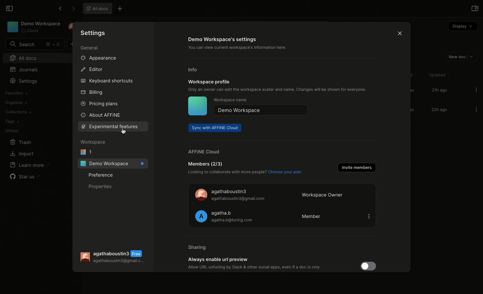 The width and height of the screenshot is (483, 294). What do you see at coordinates (90, 49) in the screenshot?
I see `General` at bounding box center [90, 49].